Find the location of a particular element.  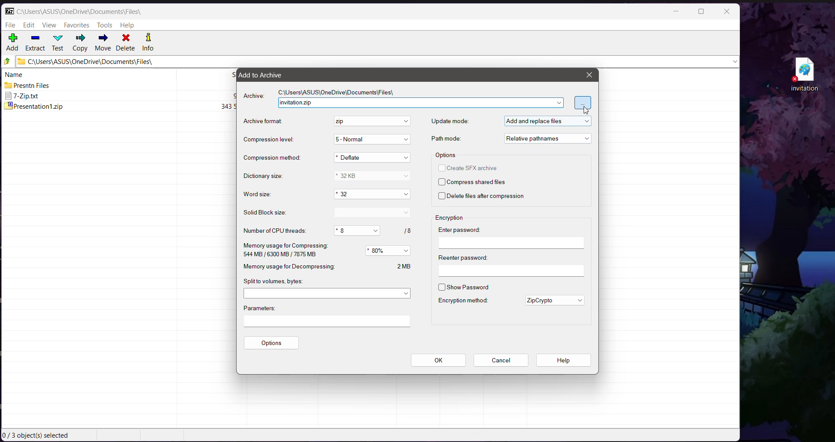

Archive Format is located at coordinates (267, 122).